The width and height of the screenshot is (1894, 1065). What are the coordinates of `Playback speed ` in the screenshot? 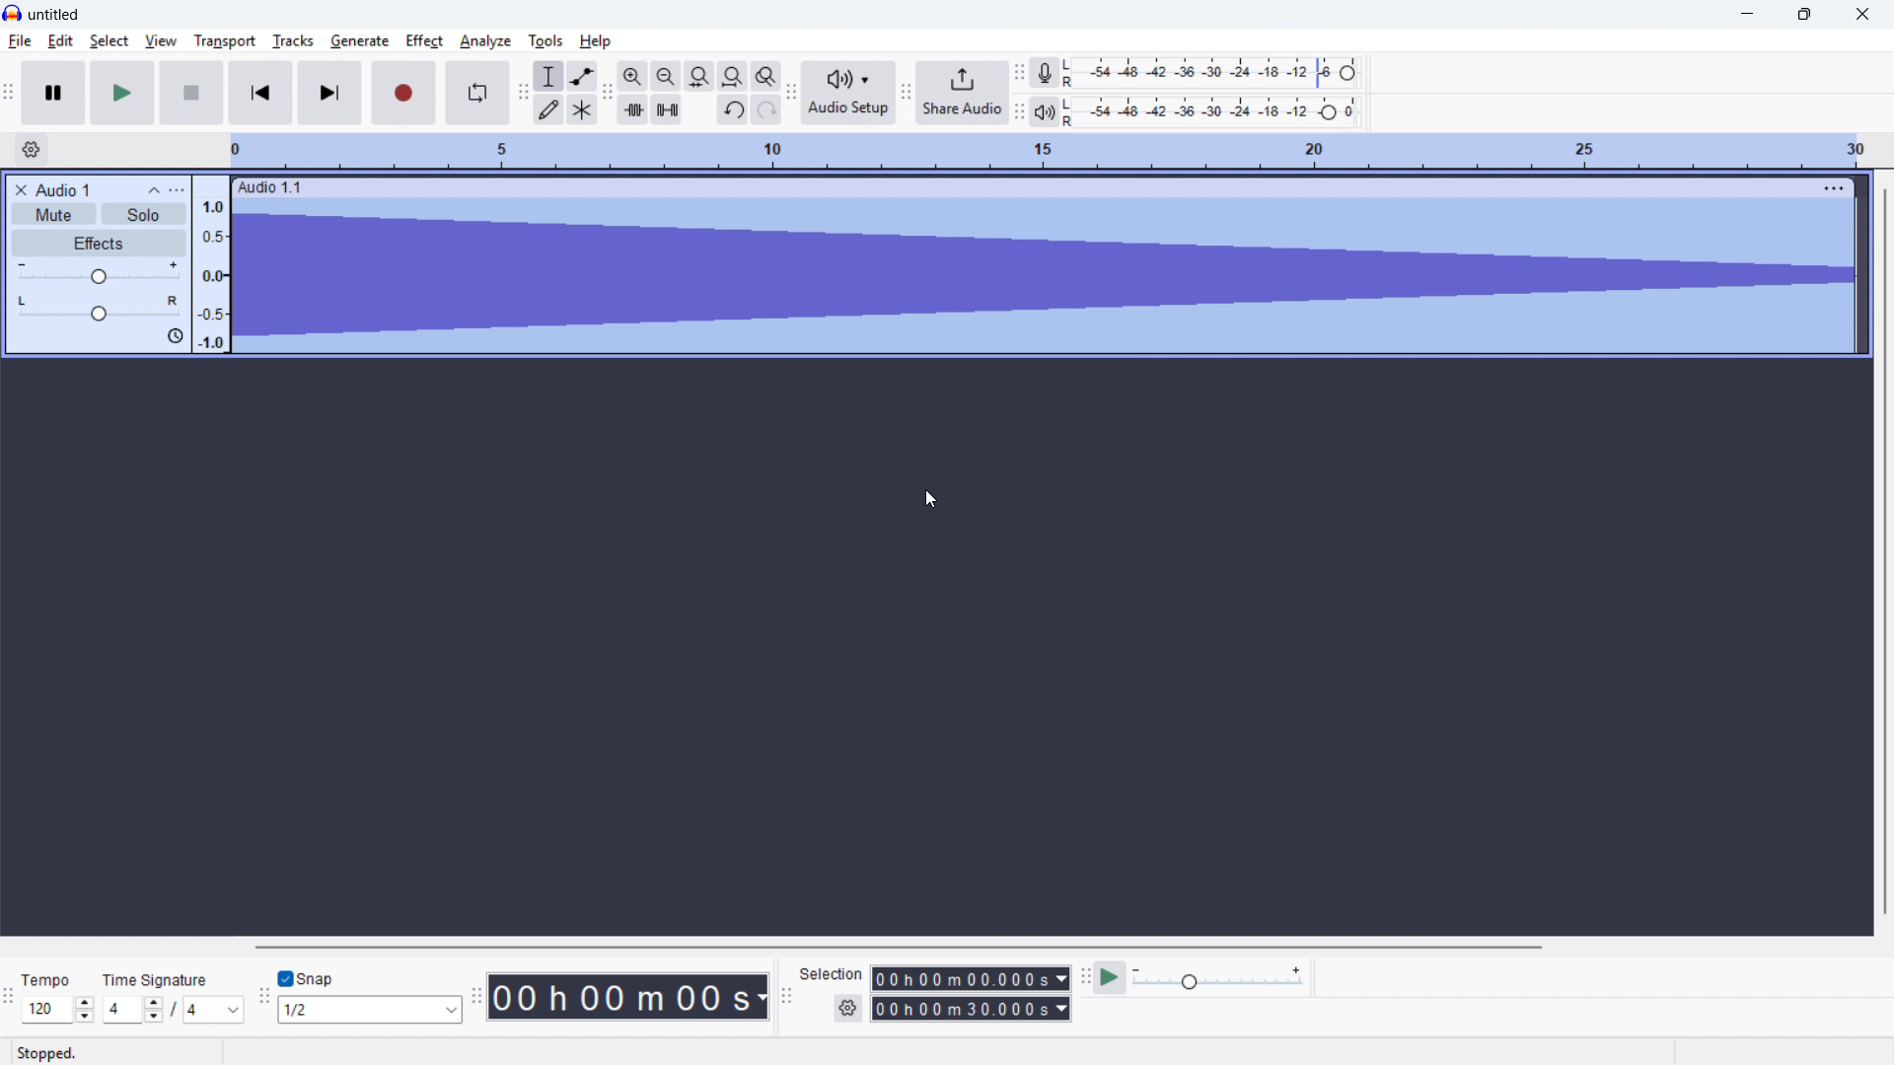 It's located at (1218, 978).